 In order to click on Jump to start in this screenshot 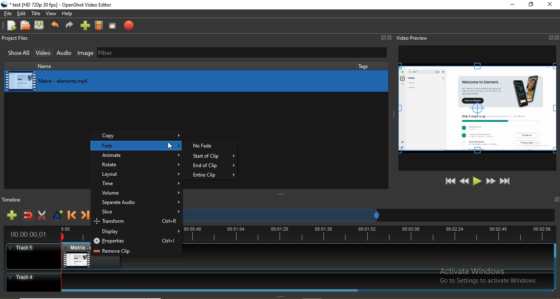, I will do `click(449, 181)`.